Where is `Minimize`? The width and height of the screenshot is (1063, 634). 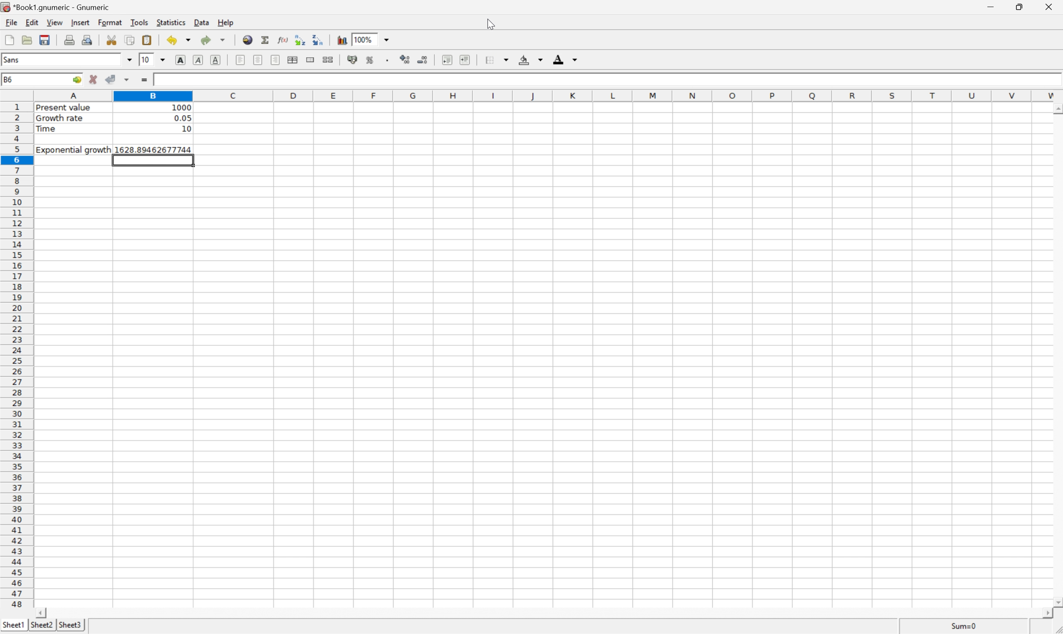 Minimize is located at coordinates (991, 7).